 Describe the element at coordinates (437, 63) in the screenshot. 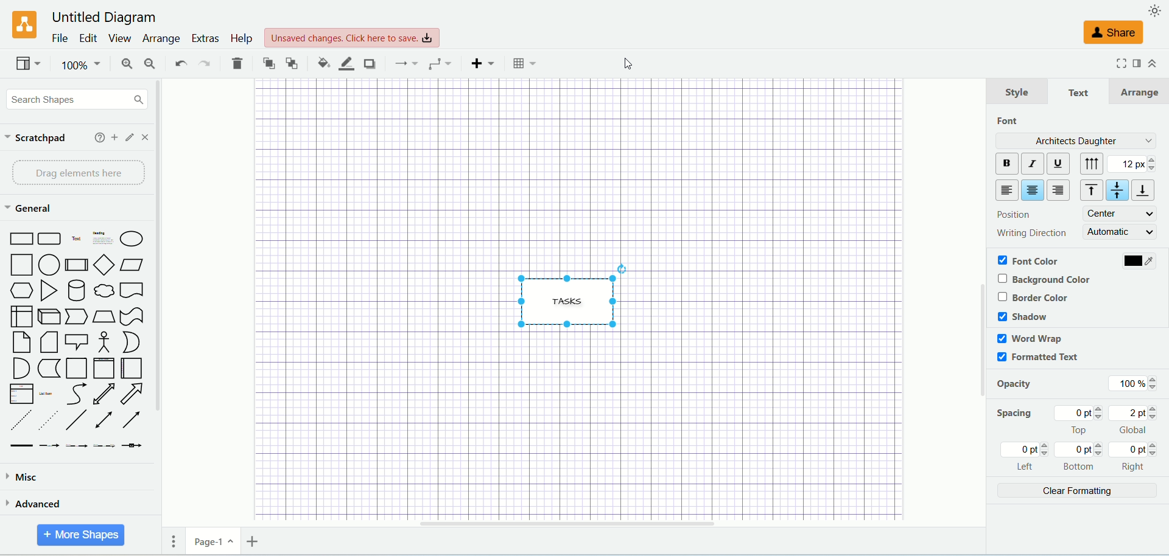

I see `waypoint` at that location.